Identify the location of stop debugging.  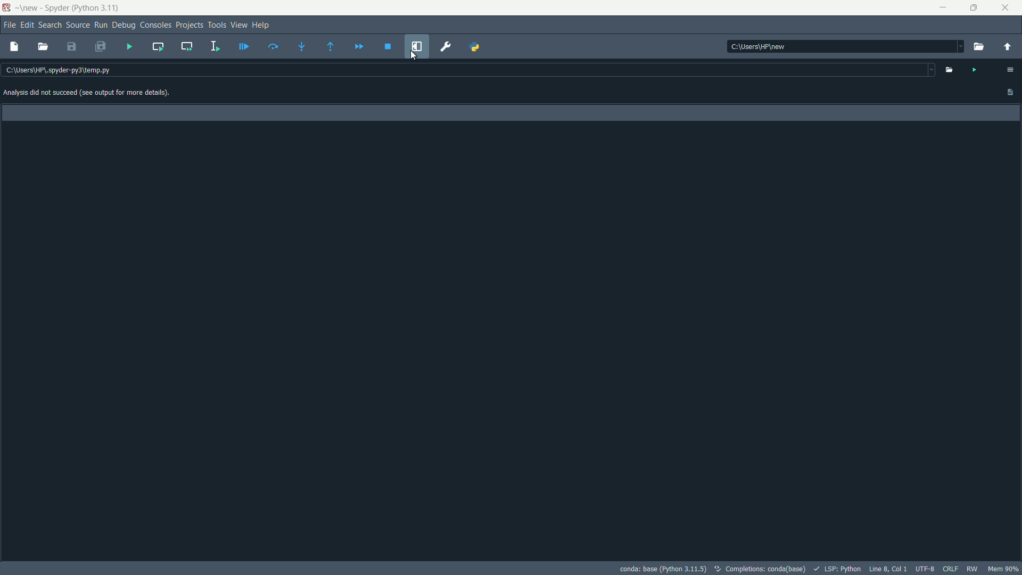
(388, 47).